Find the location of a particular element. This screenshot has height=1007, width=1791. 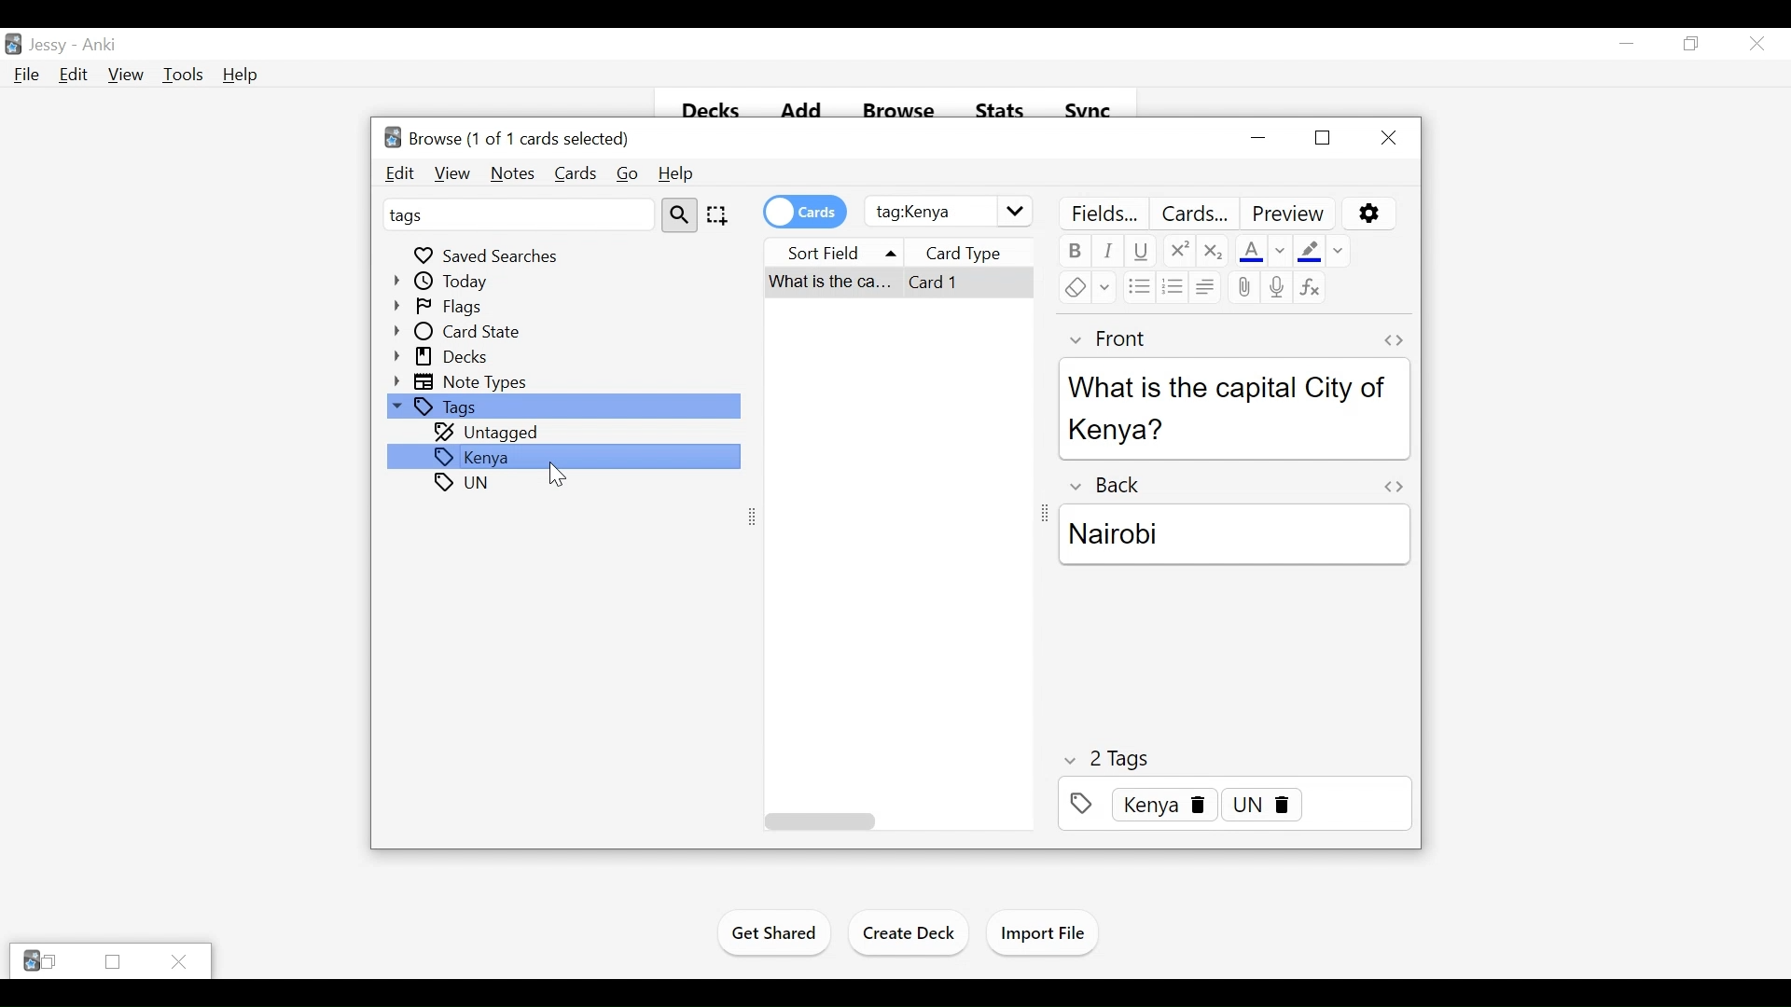

Alignment is located at coordinates (1205, 287).